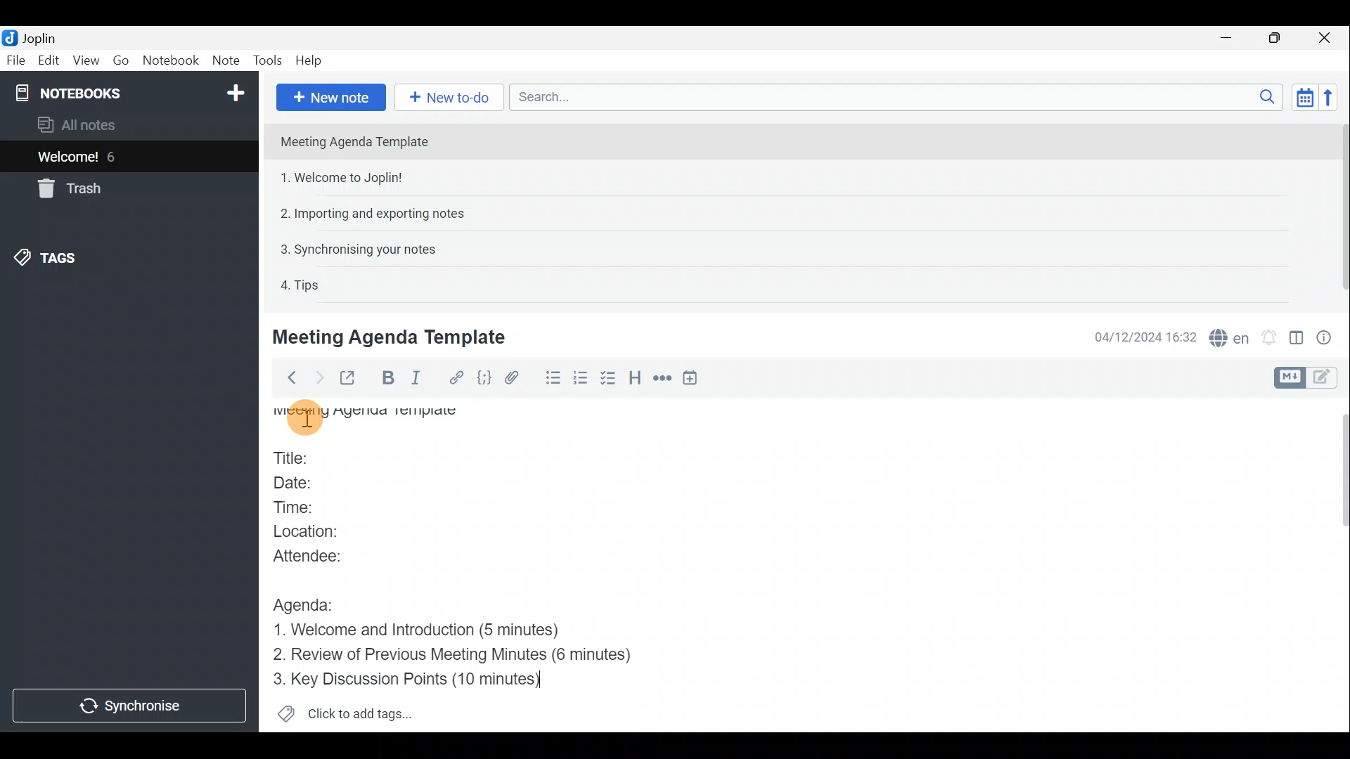  What do you see at coordinates (39, 37) in the screenshot?
I see `Joplin` at bounding box center [39, 37].